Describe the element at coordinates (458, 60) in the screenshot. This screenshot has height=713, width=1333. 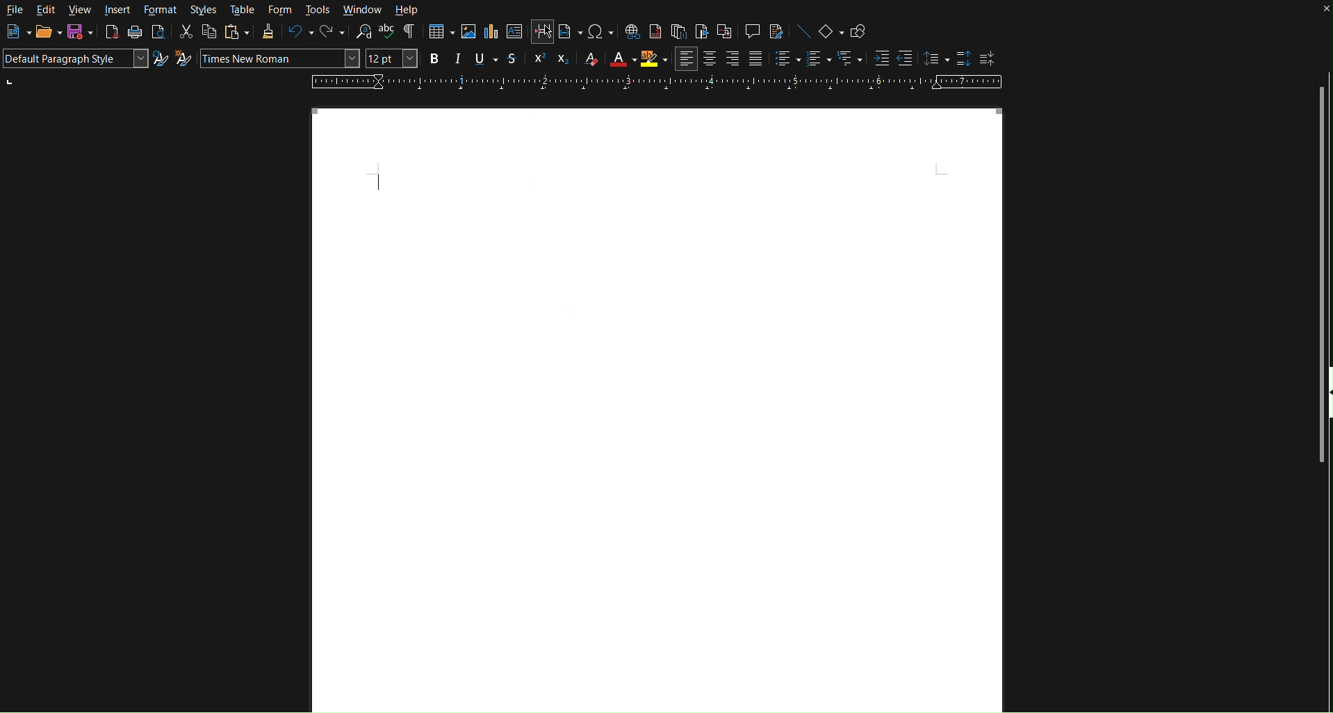
I see `Italics` at that location.